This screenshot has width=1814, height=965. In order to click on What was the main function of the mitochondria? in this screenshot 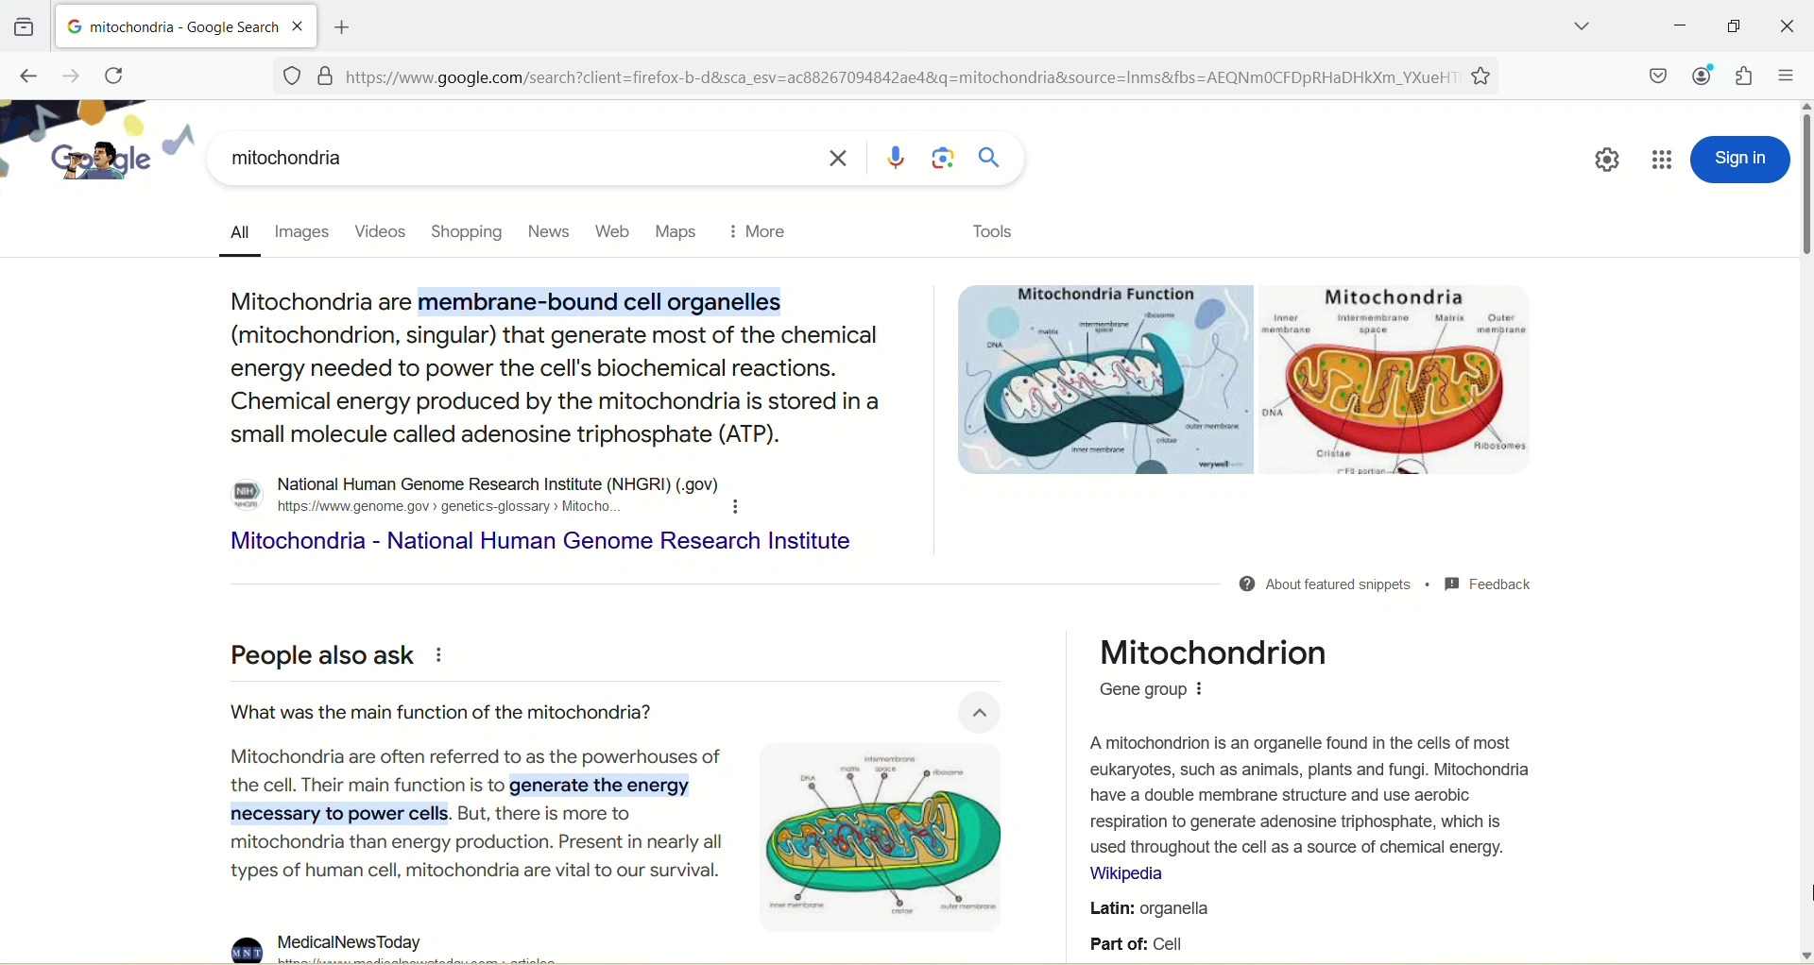, I will do `click(443, 709)`.